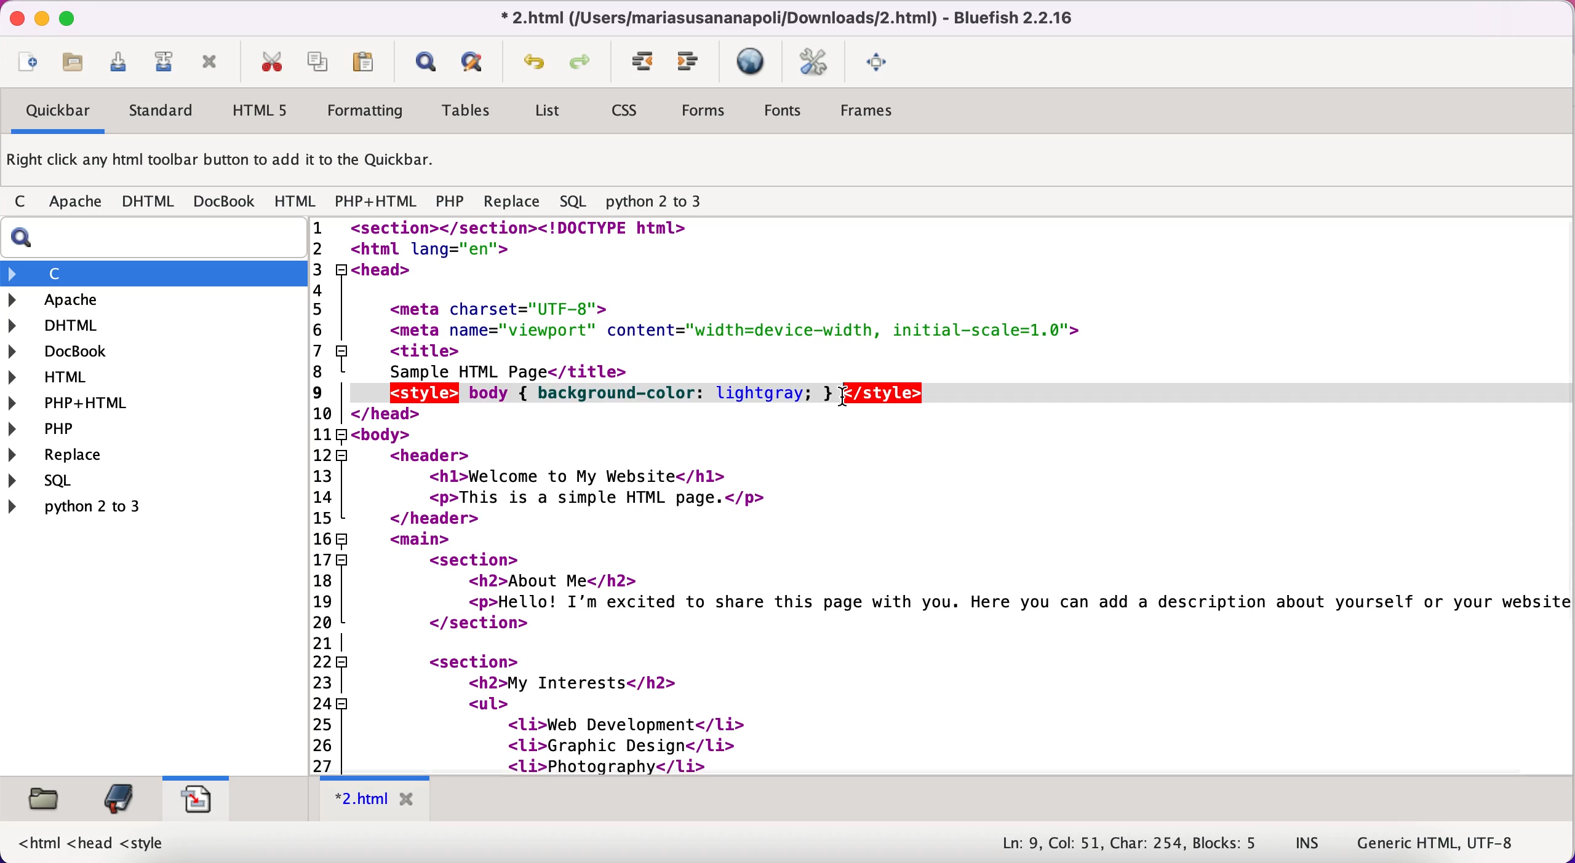 Image resolution: width=1575 pixels, height=863 pixels. Describe the element at coordinates (97, 840) in the screenshot. I see `<html <head <style` at that location.